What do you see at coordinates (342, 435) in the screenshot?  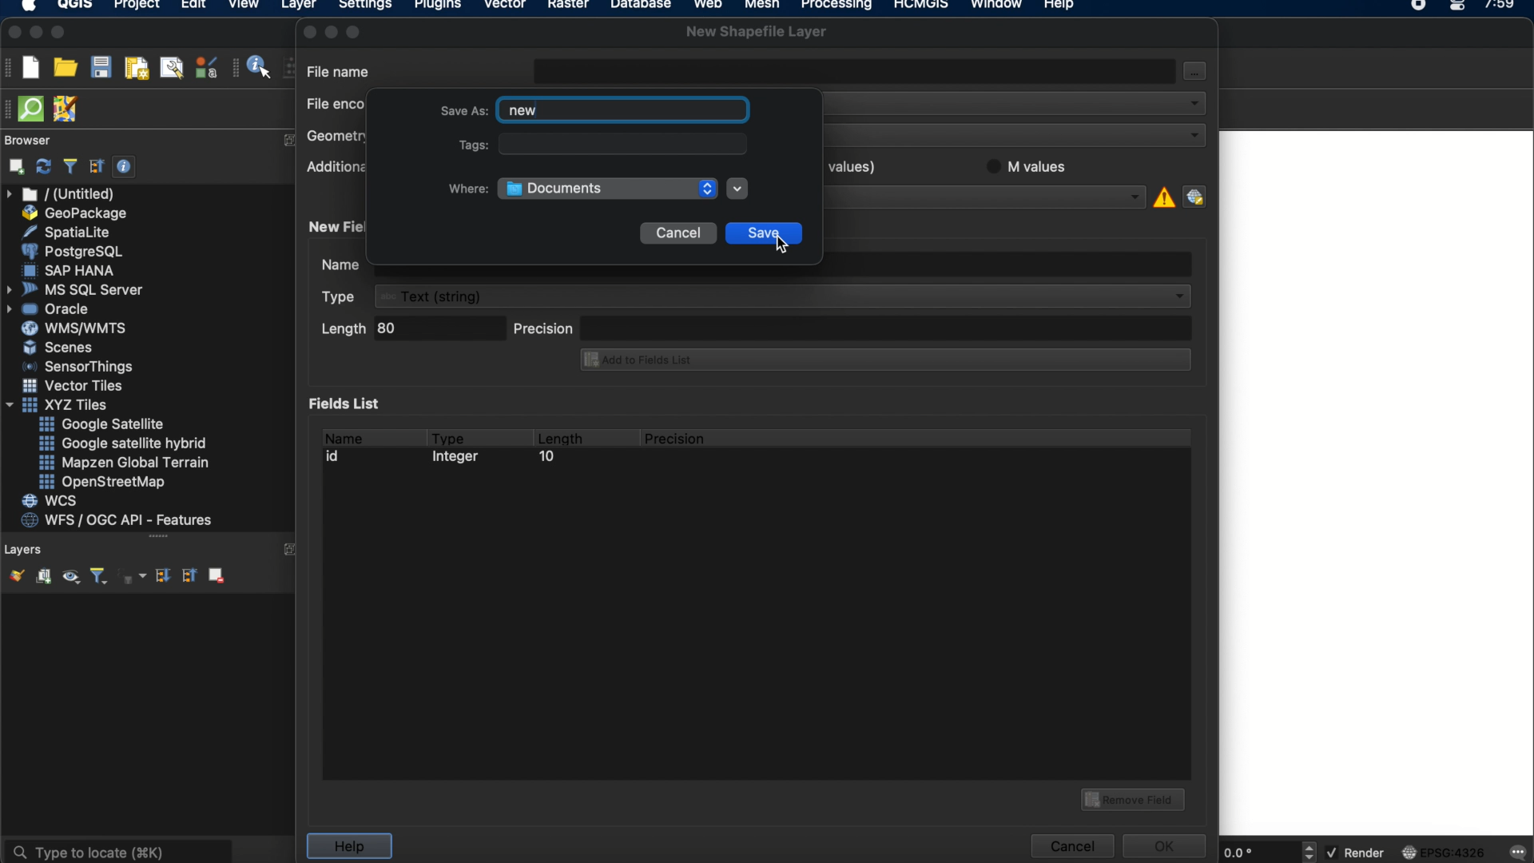 I see `name` at bounding box center [342, 435].